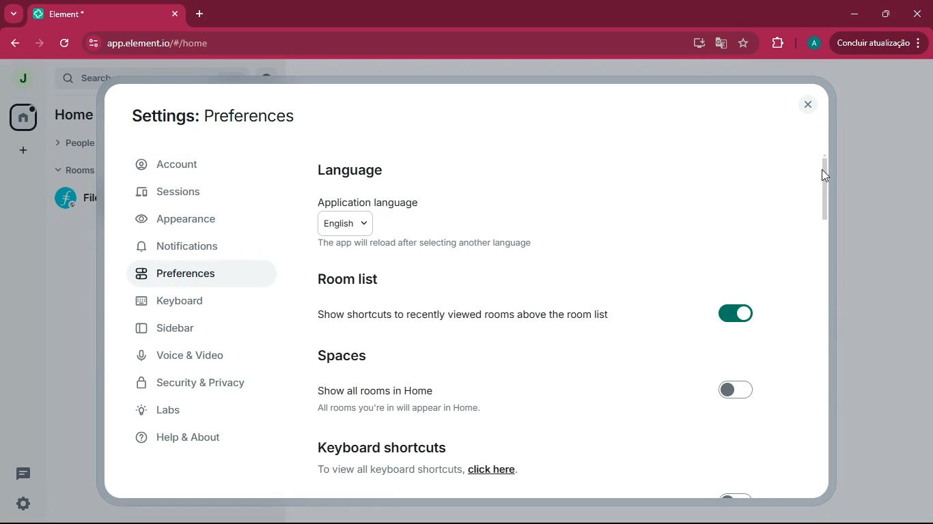 The image size is (933, 524). Describe the element at coordinates (200, 359) in the screenshot. I see `voice` at that location.